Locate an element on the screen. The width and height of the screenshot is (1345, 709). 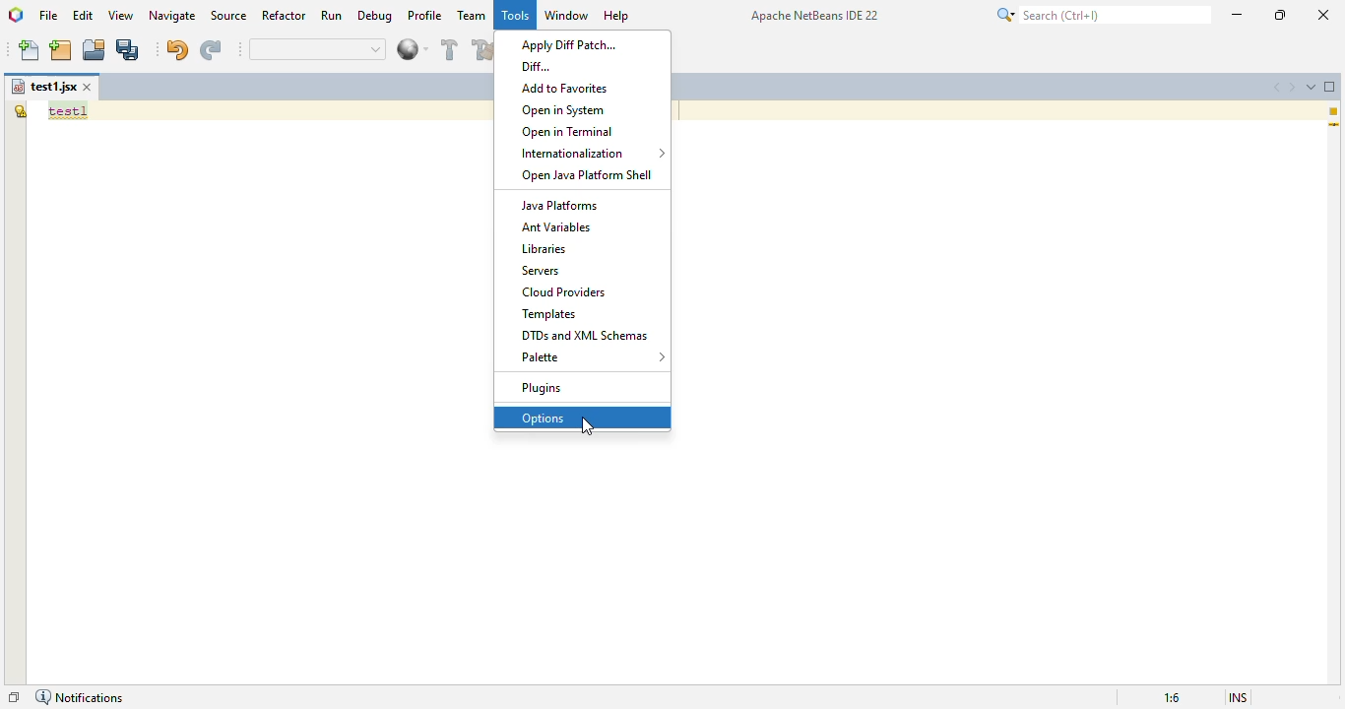
search is located at coordinates (1100, 15).